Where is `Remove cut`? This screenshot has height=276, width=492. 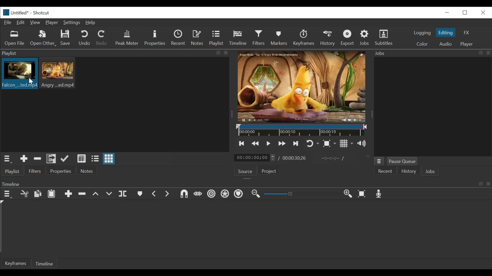 Remove cut is located at coordinates (83, 195).